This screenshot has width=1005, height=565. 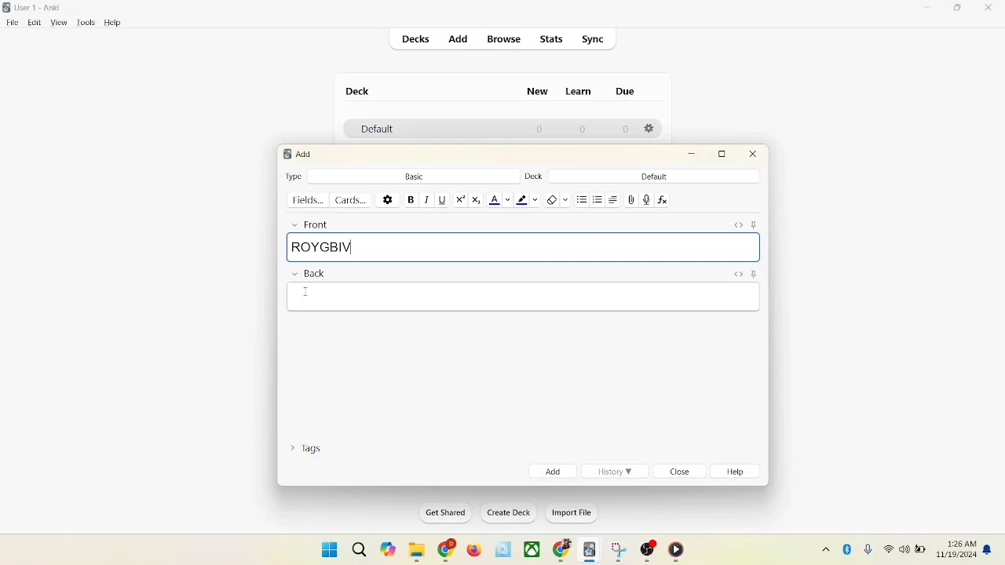 What do you see at coordinates (308, 224) in the screenshot?
I see `front` at bounding box center [308, 224].